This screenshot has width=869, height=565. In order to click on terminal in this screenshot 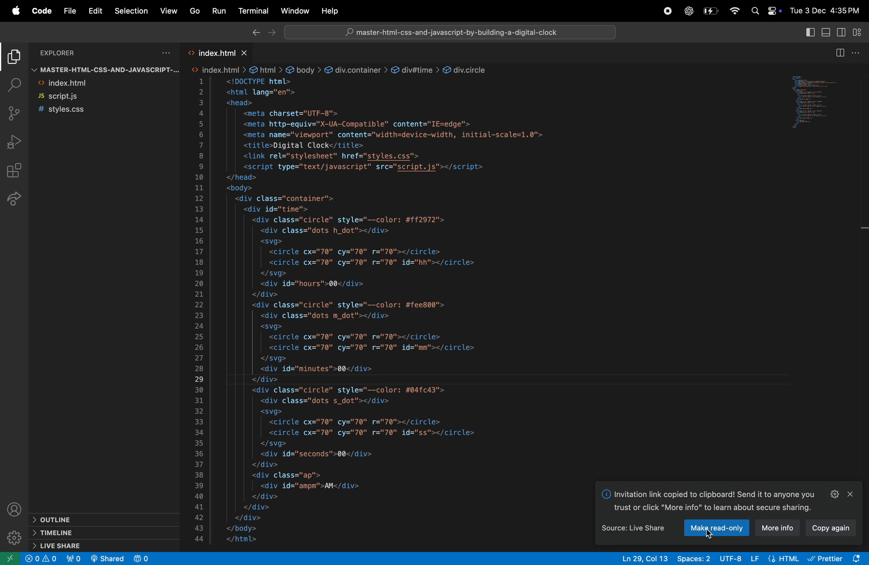, I will do `click(253, 11)`.